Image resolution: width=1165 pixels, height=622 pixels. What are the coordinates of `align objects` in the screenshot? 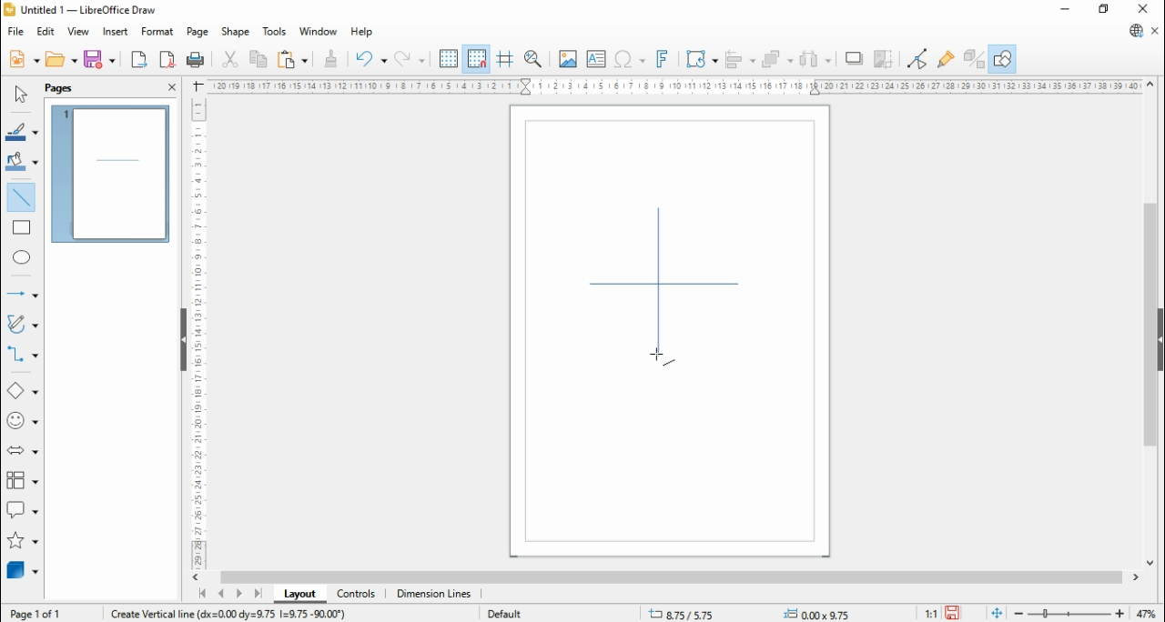 It's located at (742, 58).